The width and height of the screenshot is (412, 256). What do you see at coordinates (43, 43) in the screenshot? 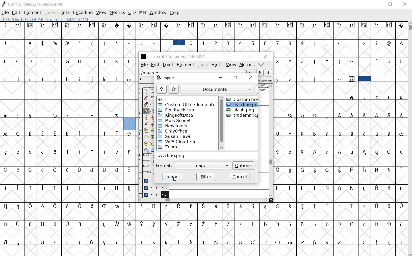
I see `$` at bounding box center [43, 43].